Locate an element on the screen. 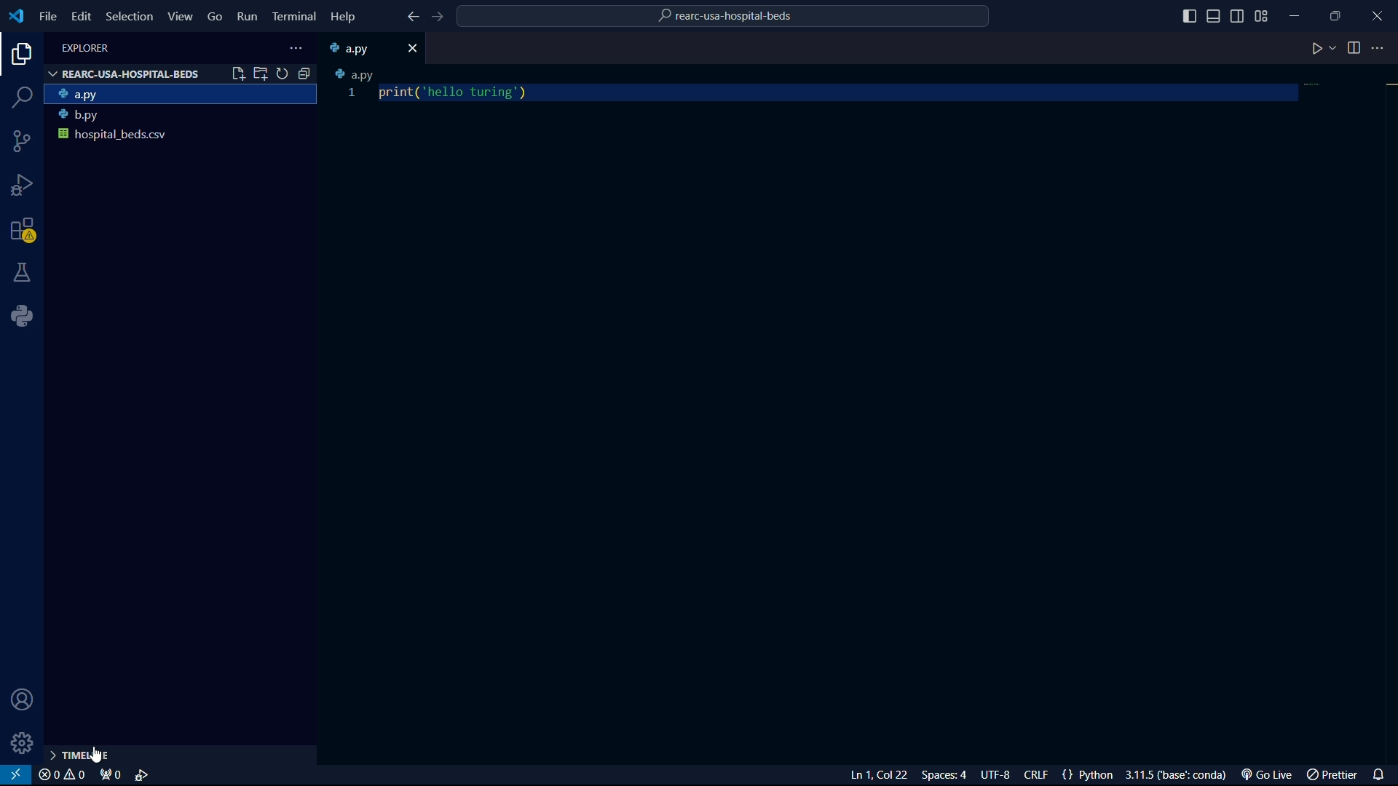 The image size is (1398, 786). edit menu is located at coordinates (82, 17).